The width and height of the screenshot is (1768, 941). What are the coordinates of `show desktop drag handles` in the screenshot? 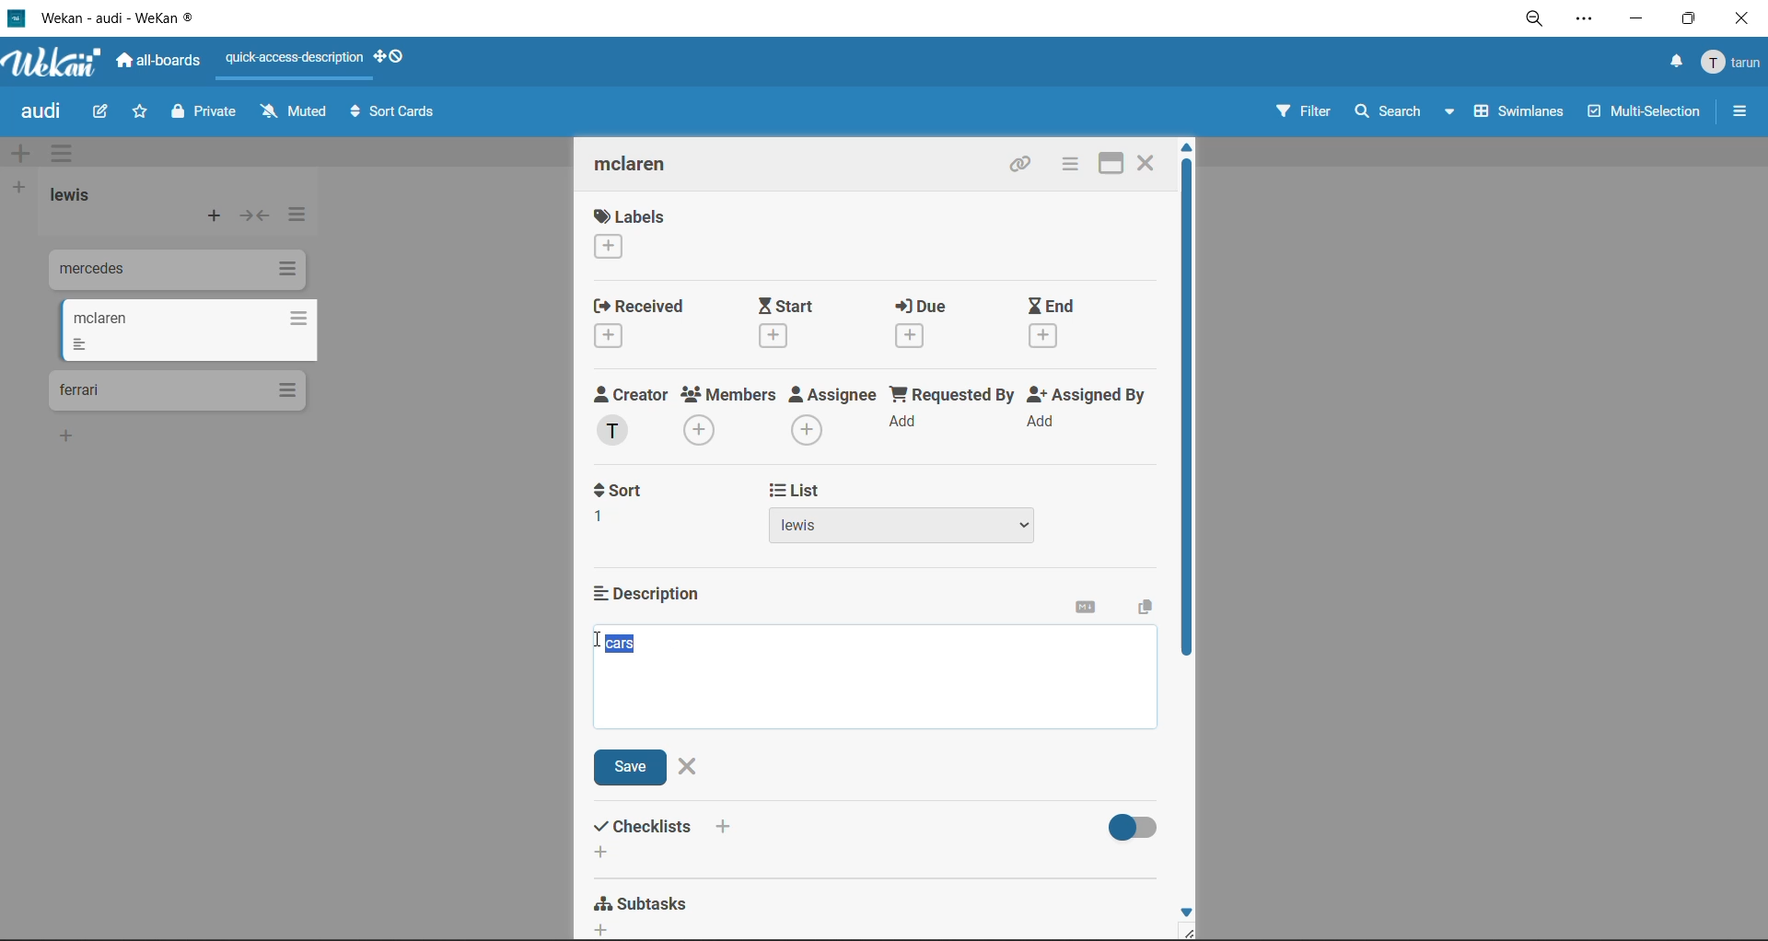 It's located at (393, 56).